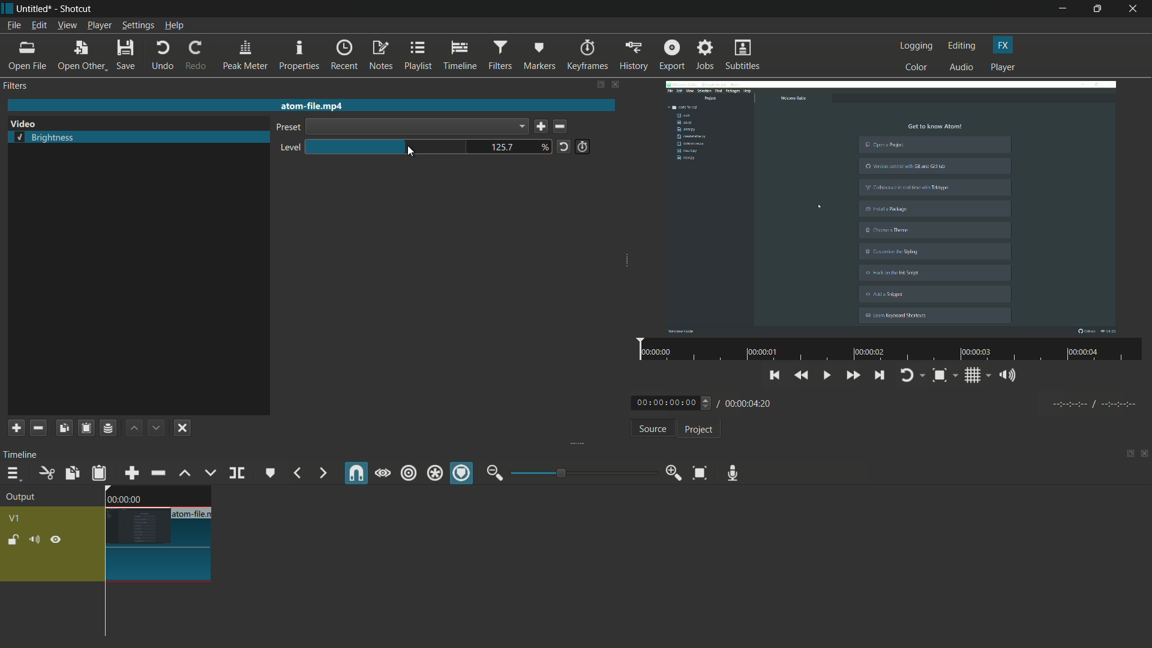 Image resolution: width=1152 pixels, height=648 pixels. Describe the element at coordinates (697, 430) in the screenshot. I see `project` at that location.